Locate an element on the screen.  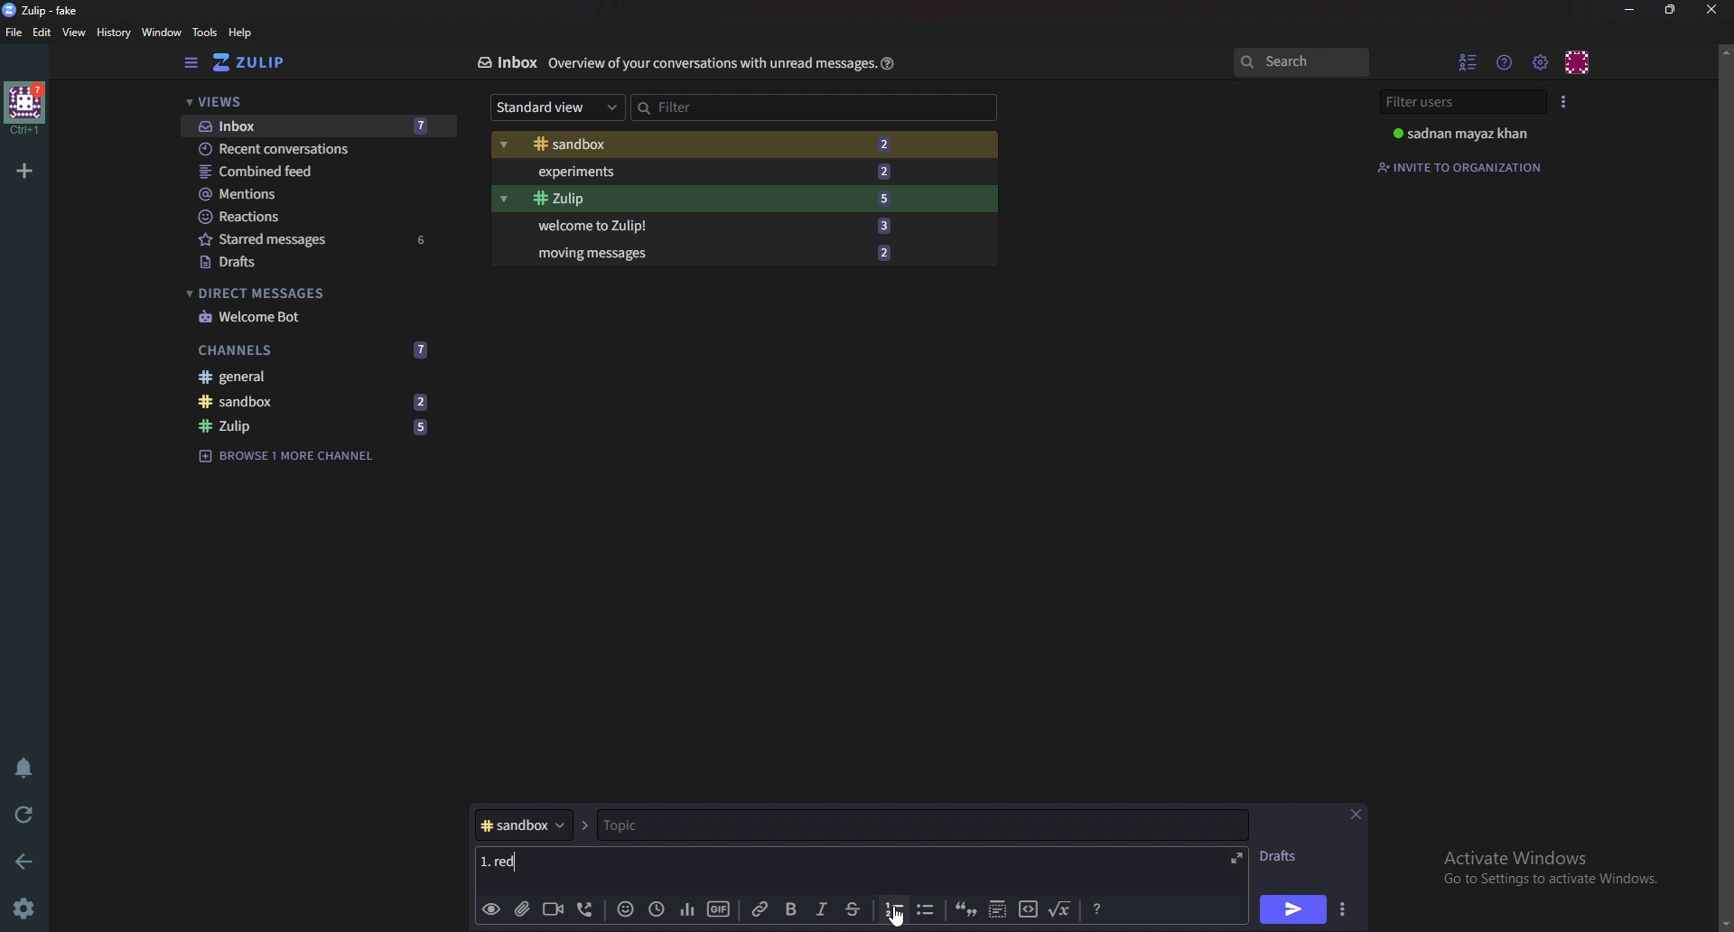
Expand is located at coordinates (1235, 856).